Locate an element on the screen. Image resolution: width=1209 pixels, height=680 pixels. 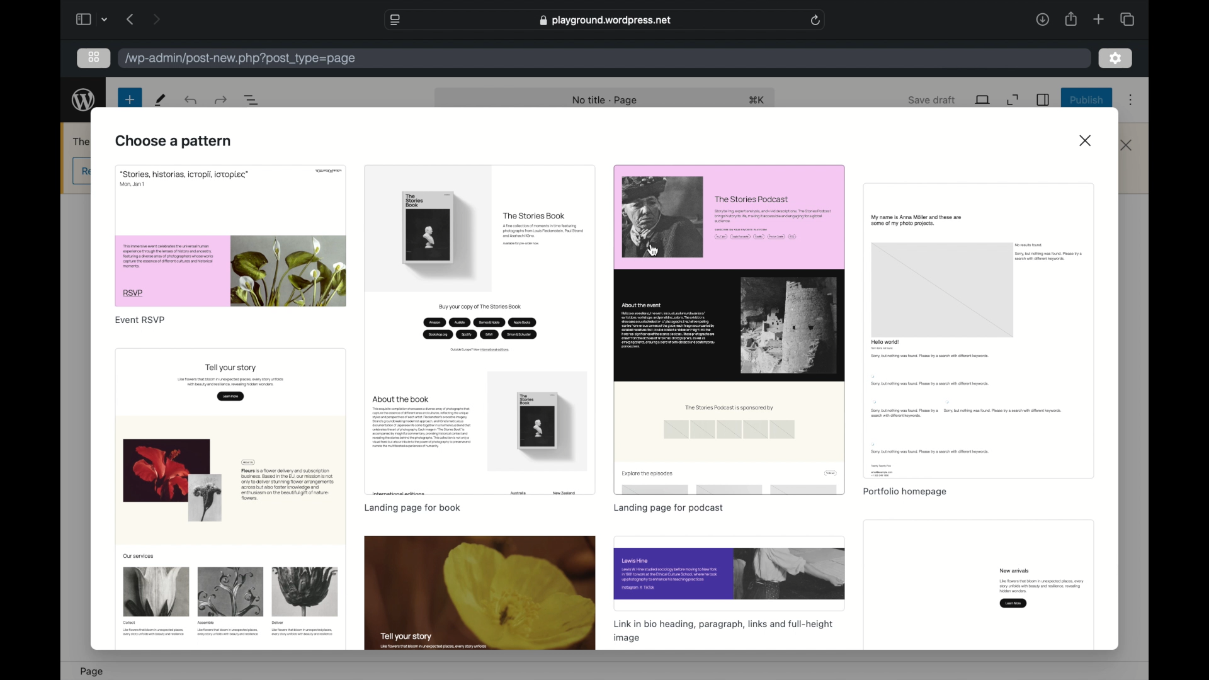
website settings is located at coordinates (397, 20).